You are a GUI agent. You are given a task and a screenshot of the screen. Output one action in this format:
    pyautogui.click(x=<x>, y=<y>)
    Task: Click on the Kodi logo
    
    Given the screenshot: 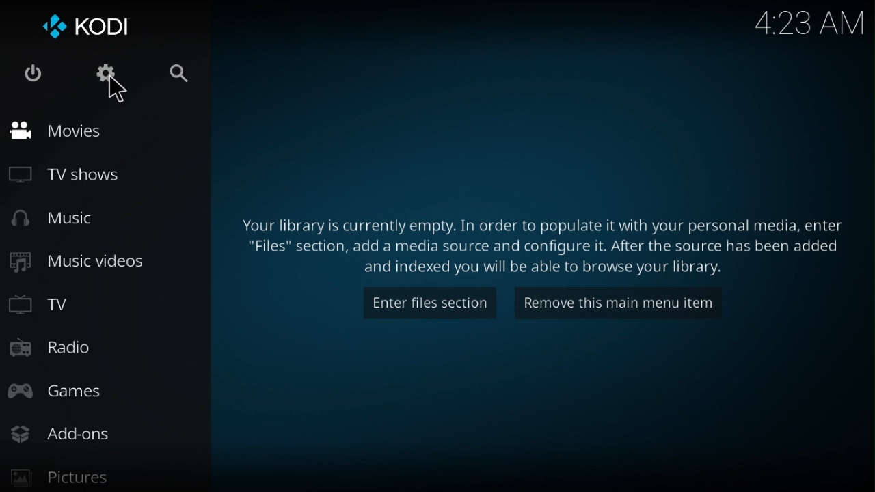 What is the action you would take?
    pyautogui.click(x=81, y=27)
    